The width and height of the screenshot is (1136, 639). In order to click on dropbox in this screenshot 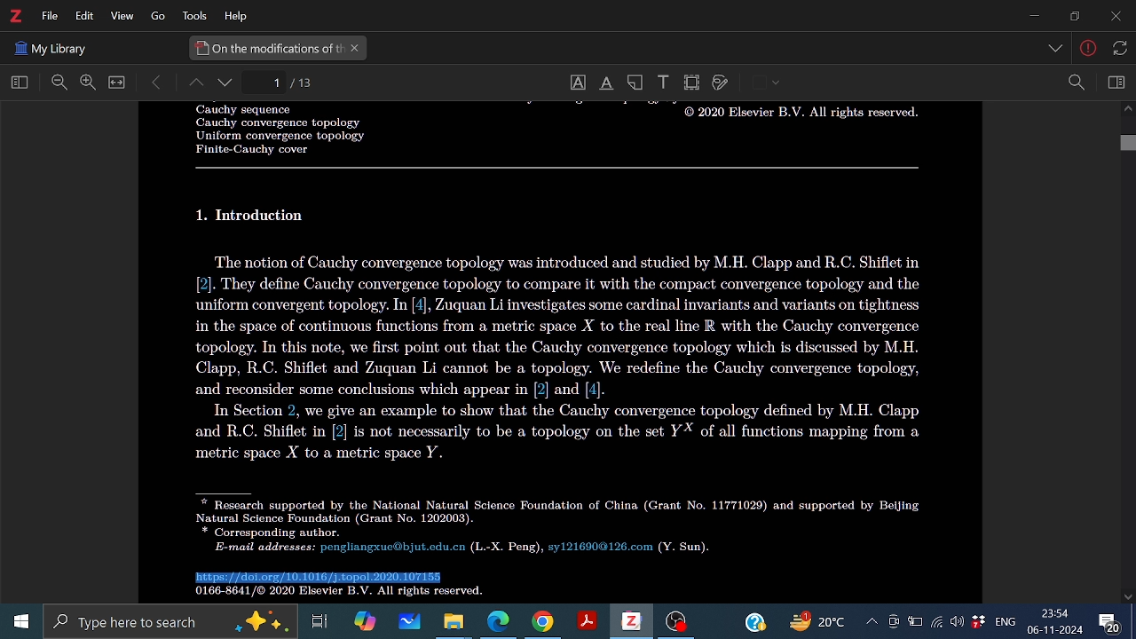, I will do `click(979, 623)`.